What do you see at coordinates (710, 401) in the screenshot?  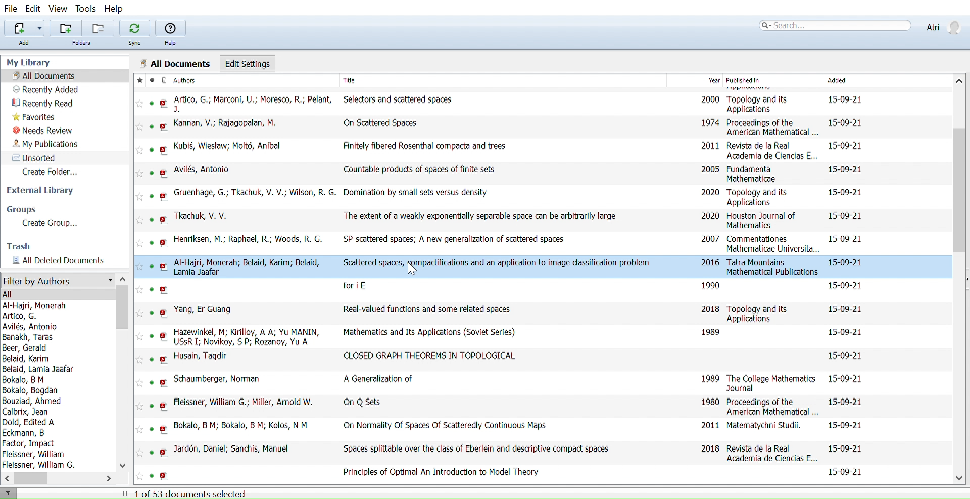 I see `1980` at bounding box center [710, 401].